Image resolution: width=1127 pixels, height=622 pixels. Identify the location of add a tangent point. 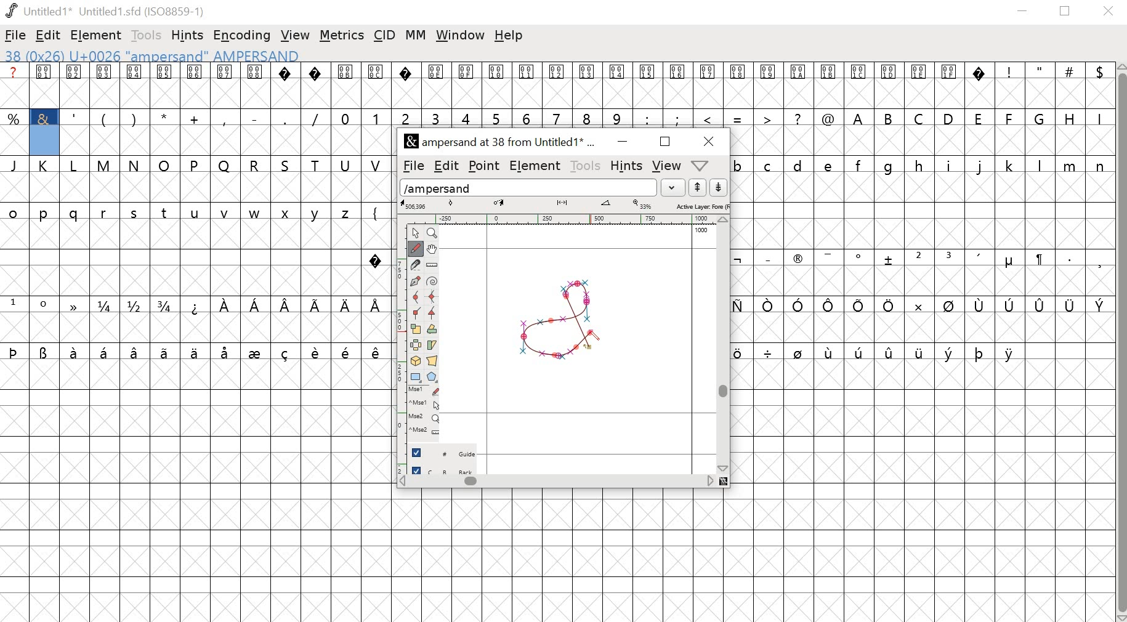
(434, 315).